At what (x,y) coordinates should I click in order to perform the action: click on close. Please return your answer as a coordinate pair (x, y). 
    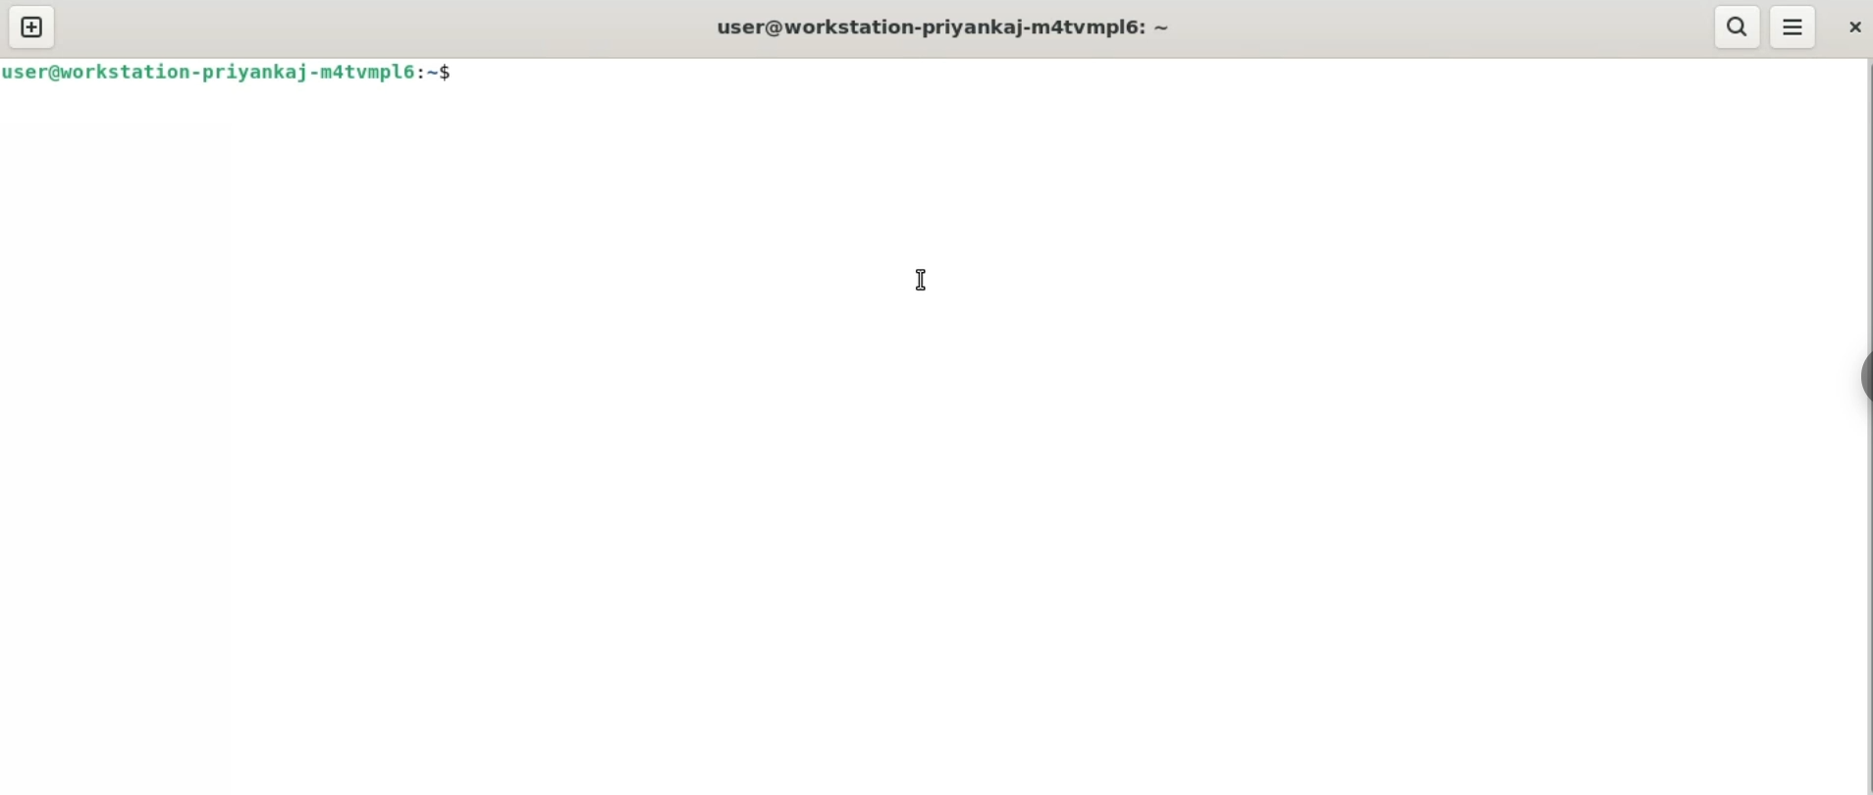
    Looking at the image, I should click on (1856, 29).